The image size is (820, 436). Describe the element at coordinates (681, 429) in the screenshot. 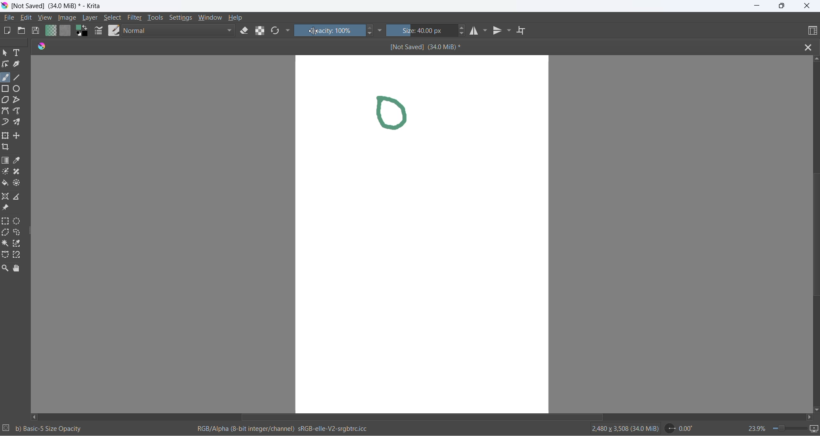

I see `0.00` at that location.